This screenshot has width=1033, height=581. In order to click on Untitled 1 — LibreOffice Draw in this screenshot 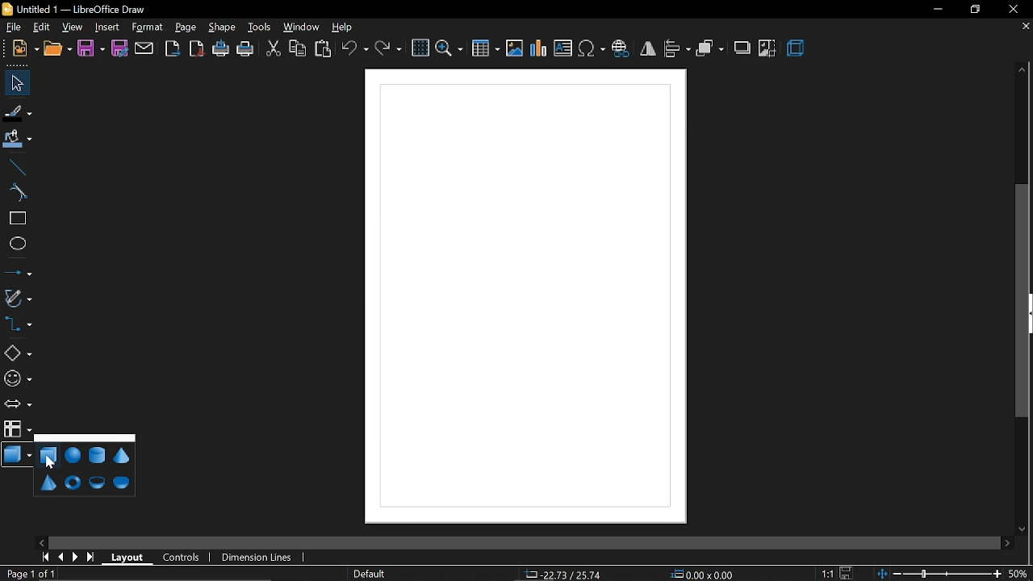, I will do `click(80, 10)`.